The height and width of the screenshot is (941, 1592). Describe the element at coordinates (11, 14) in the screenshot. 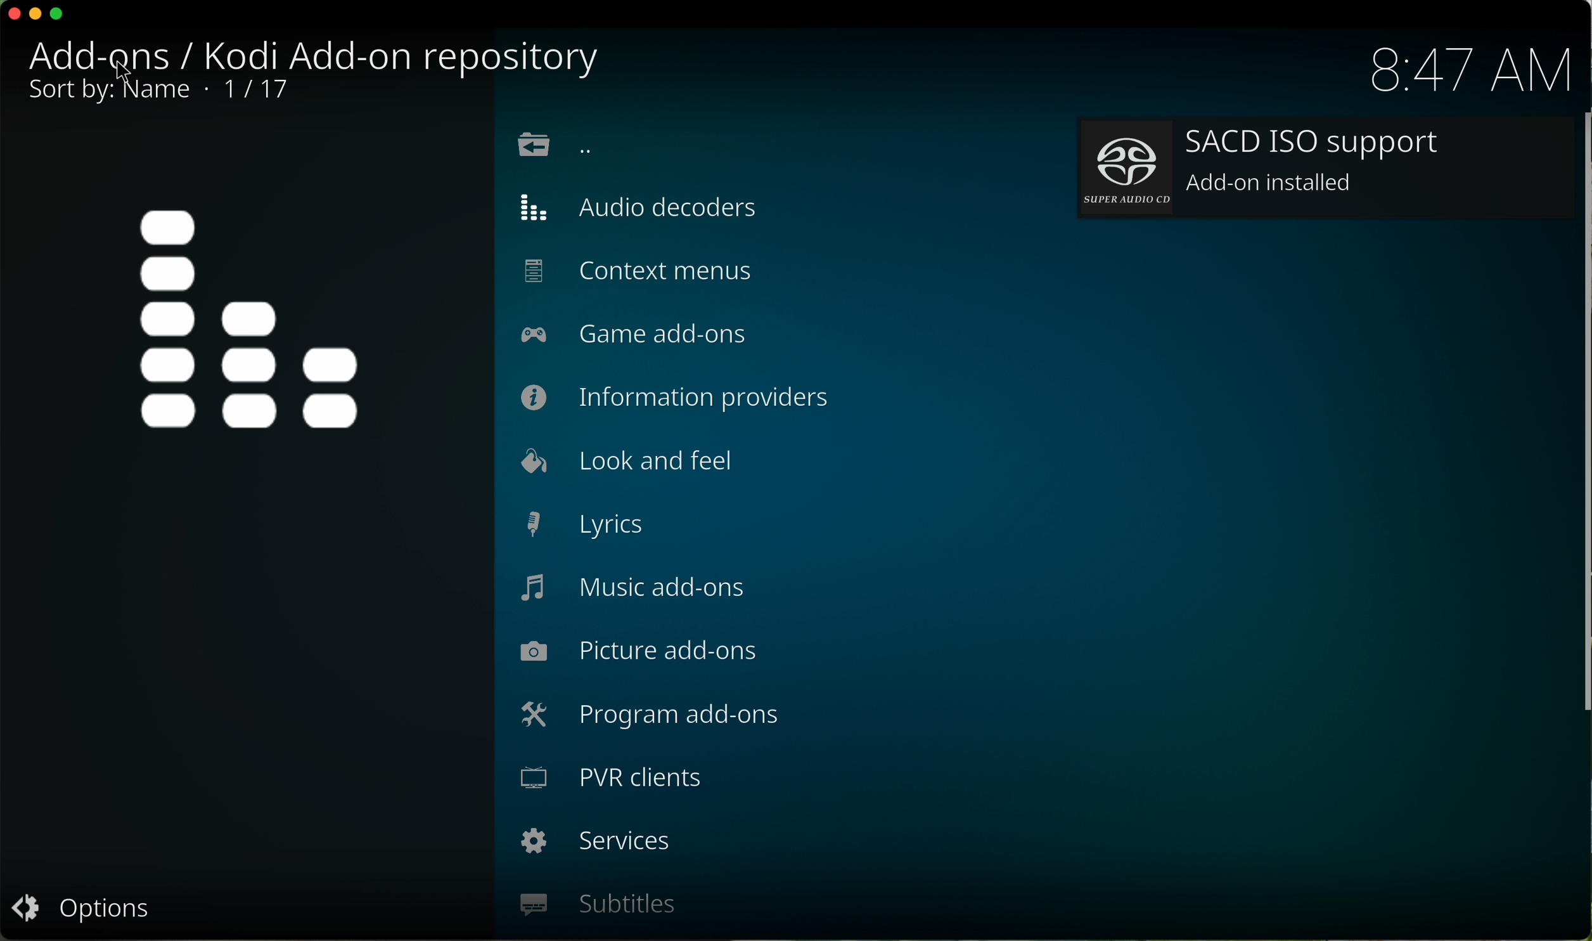

I see `close` at that location.